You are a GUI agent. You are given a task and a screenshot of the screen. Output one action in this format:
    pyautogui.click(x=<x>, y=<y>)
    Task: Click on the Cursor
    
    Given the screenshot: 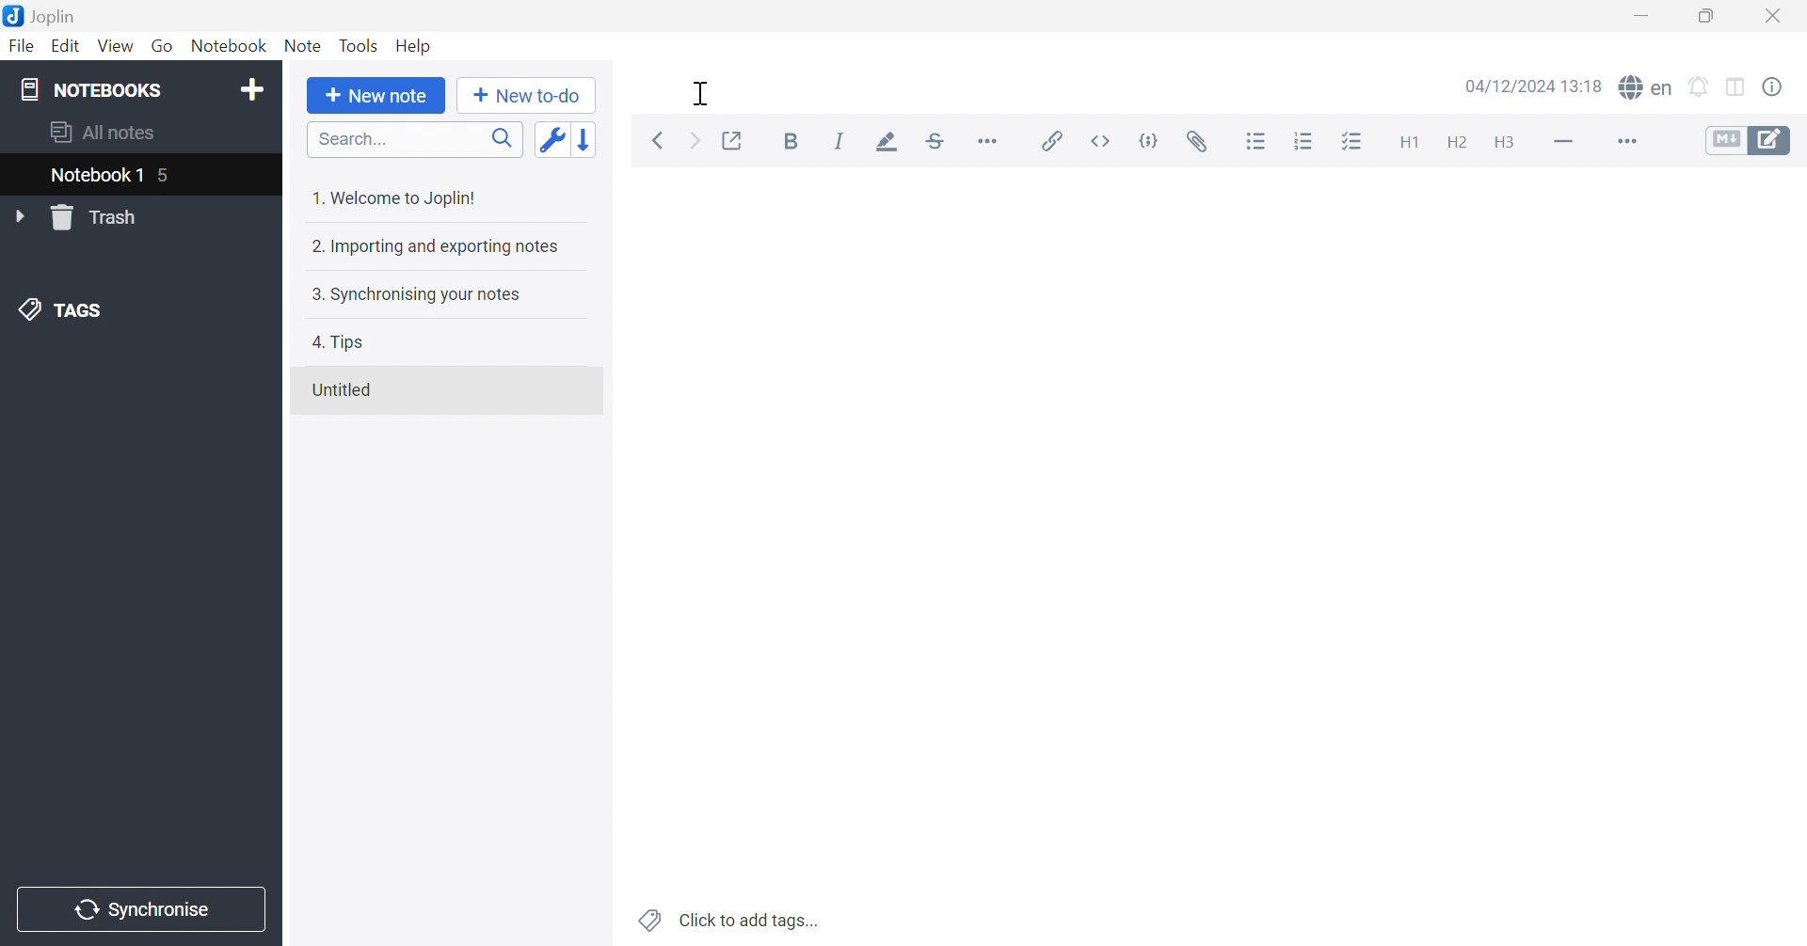 What is the action you would take?
    pyautogui.click(x=699, y=94)
    